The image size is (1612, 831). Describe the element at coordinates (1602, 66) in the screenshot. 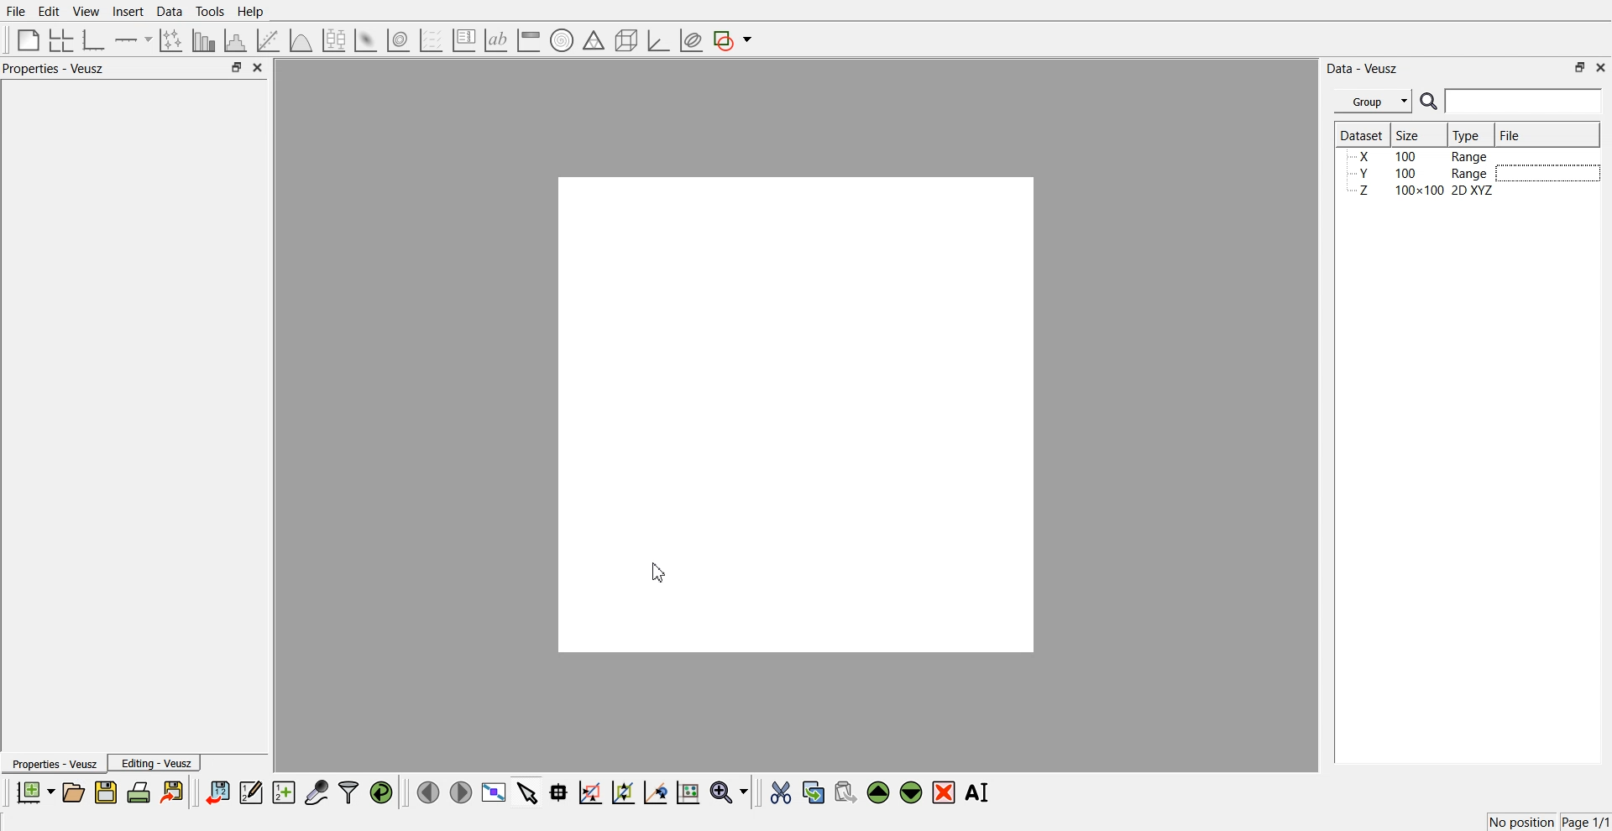

I see `Close` at that location.